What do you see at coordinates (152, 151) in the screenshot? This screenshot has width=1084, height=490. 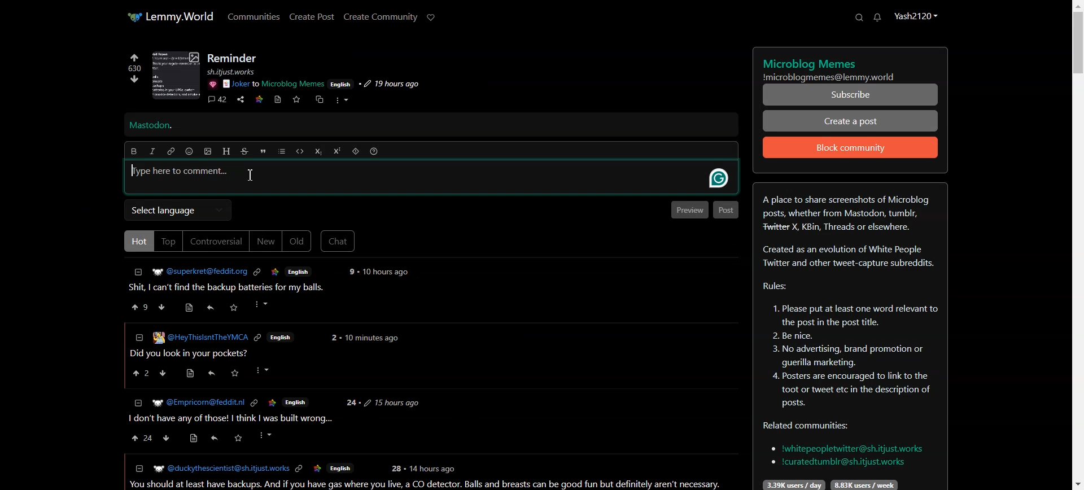 I see `Italic` at bounding box center [152, 151].